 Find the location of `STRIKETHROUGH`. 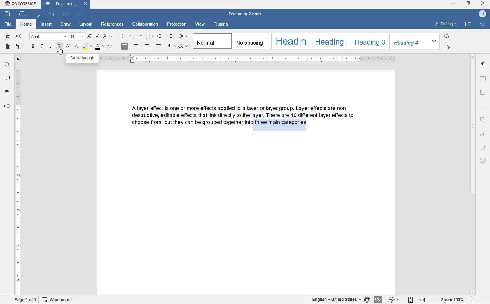

STRIKETHROUGH is located at coordinates (82, 59).